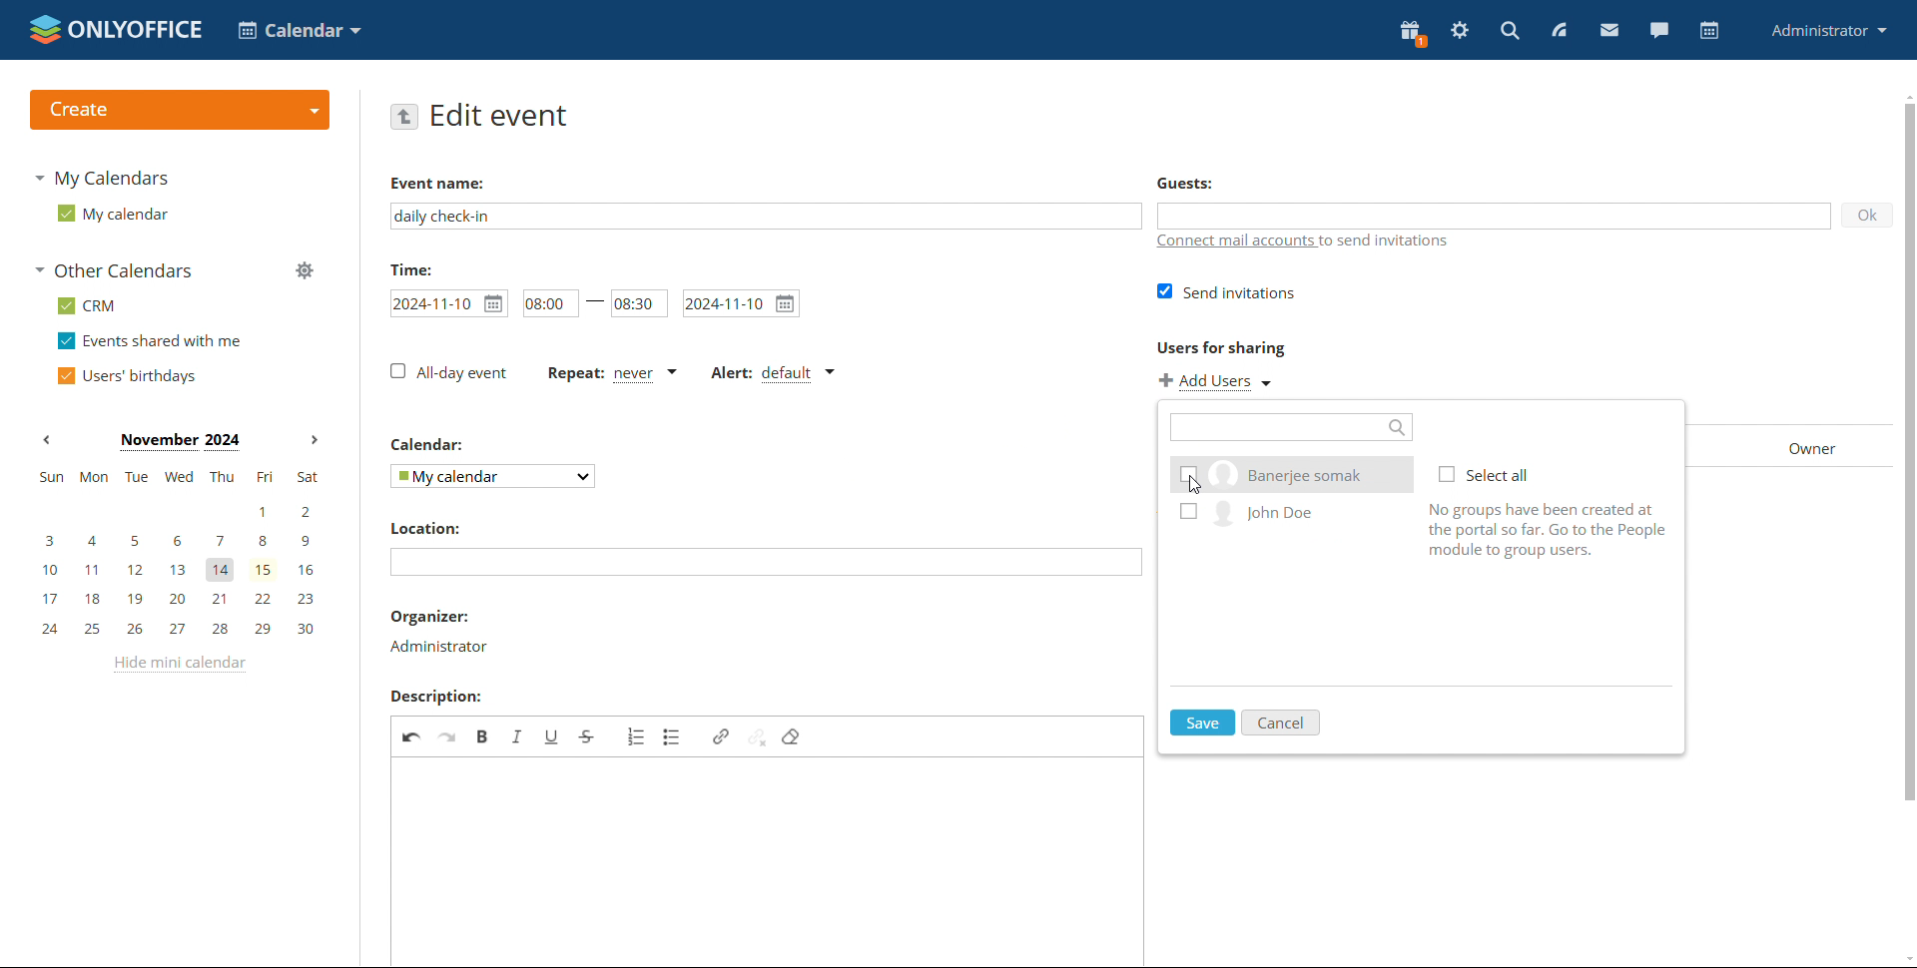 This screenshot has width=1917, height=968. What do you see at coordinates (150, 341) in the screenshot?
I see `events shared with me` at bounding box center [150, 341].